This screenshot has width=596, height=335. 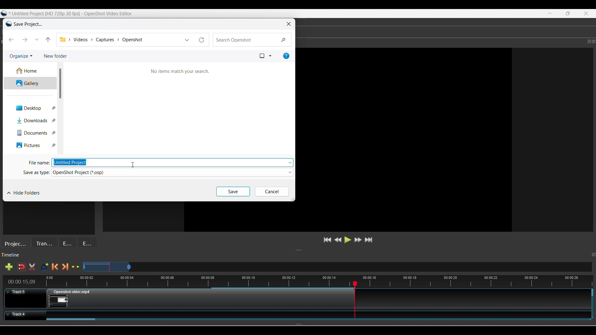 What do you see at coordinates (312, 314) in the screenshot?
I see `Clip at Track Panel` at bounding box center [312, 314].